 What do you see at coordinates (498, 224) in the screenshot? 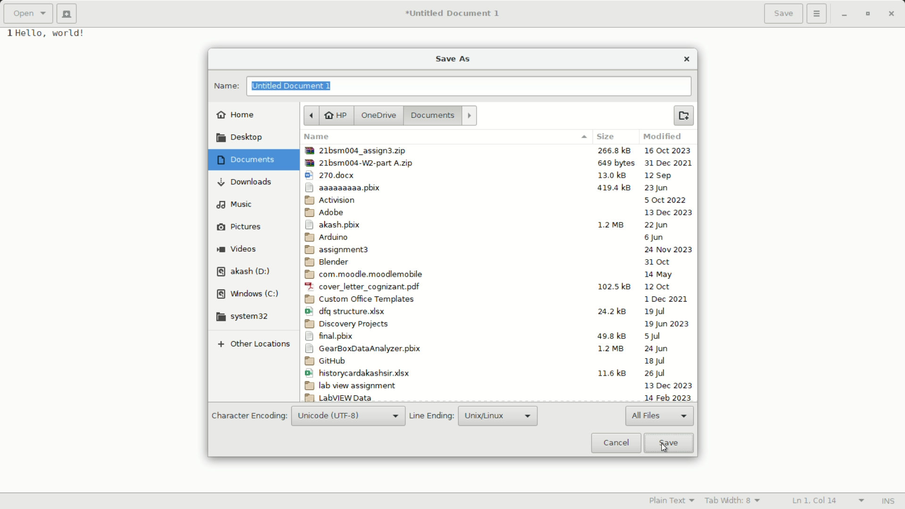
I see `File` at bounding box center [498, 224].